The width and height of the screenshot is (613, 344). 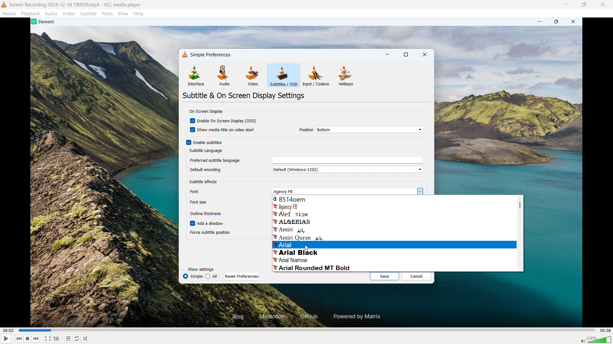 What do you see at coordinates (346, 76) in the screenshot?
I see `hotkeys` at bounding box center [346, 76].